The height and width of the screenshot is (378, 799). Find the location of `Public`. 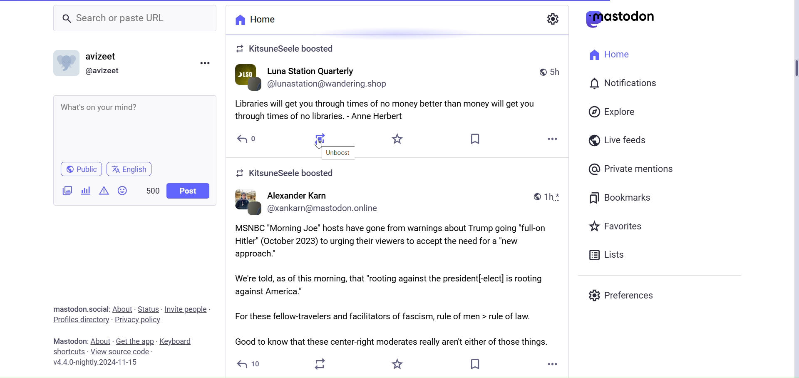

Public is located at coordinates (80, 169).